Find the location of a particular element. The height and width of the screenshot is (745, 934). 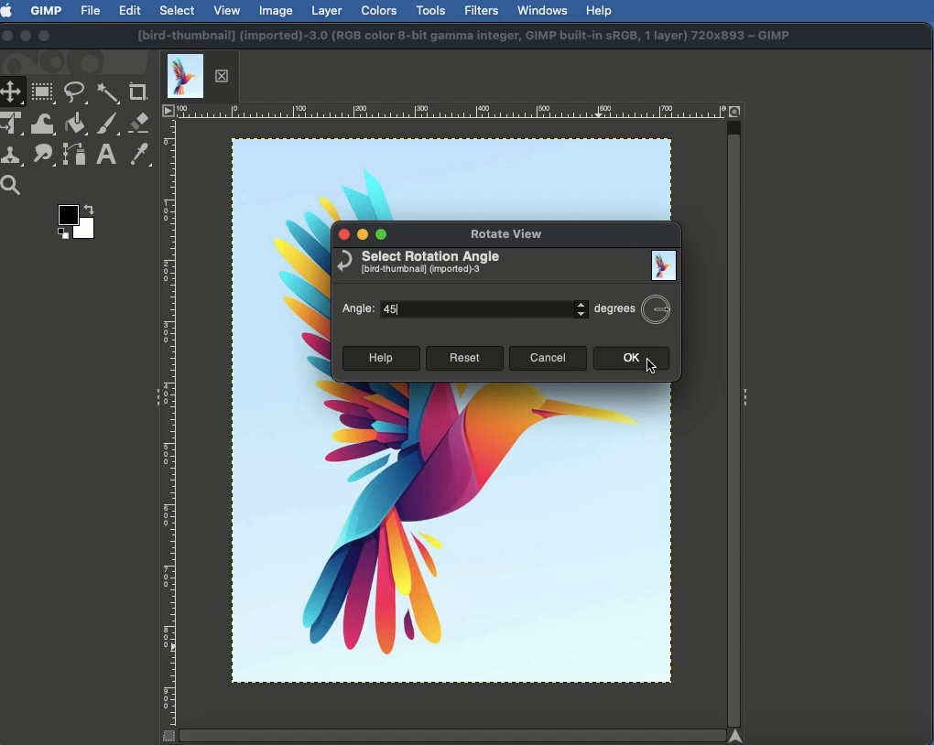

[bird-thumbnail] (imported)-3.0 (RGB color 8-bit gamma integer, GIMP built-in SRGB, 1 layer) 720x893 ~ GIMP. is located at coordinates (464, 37).